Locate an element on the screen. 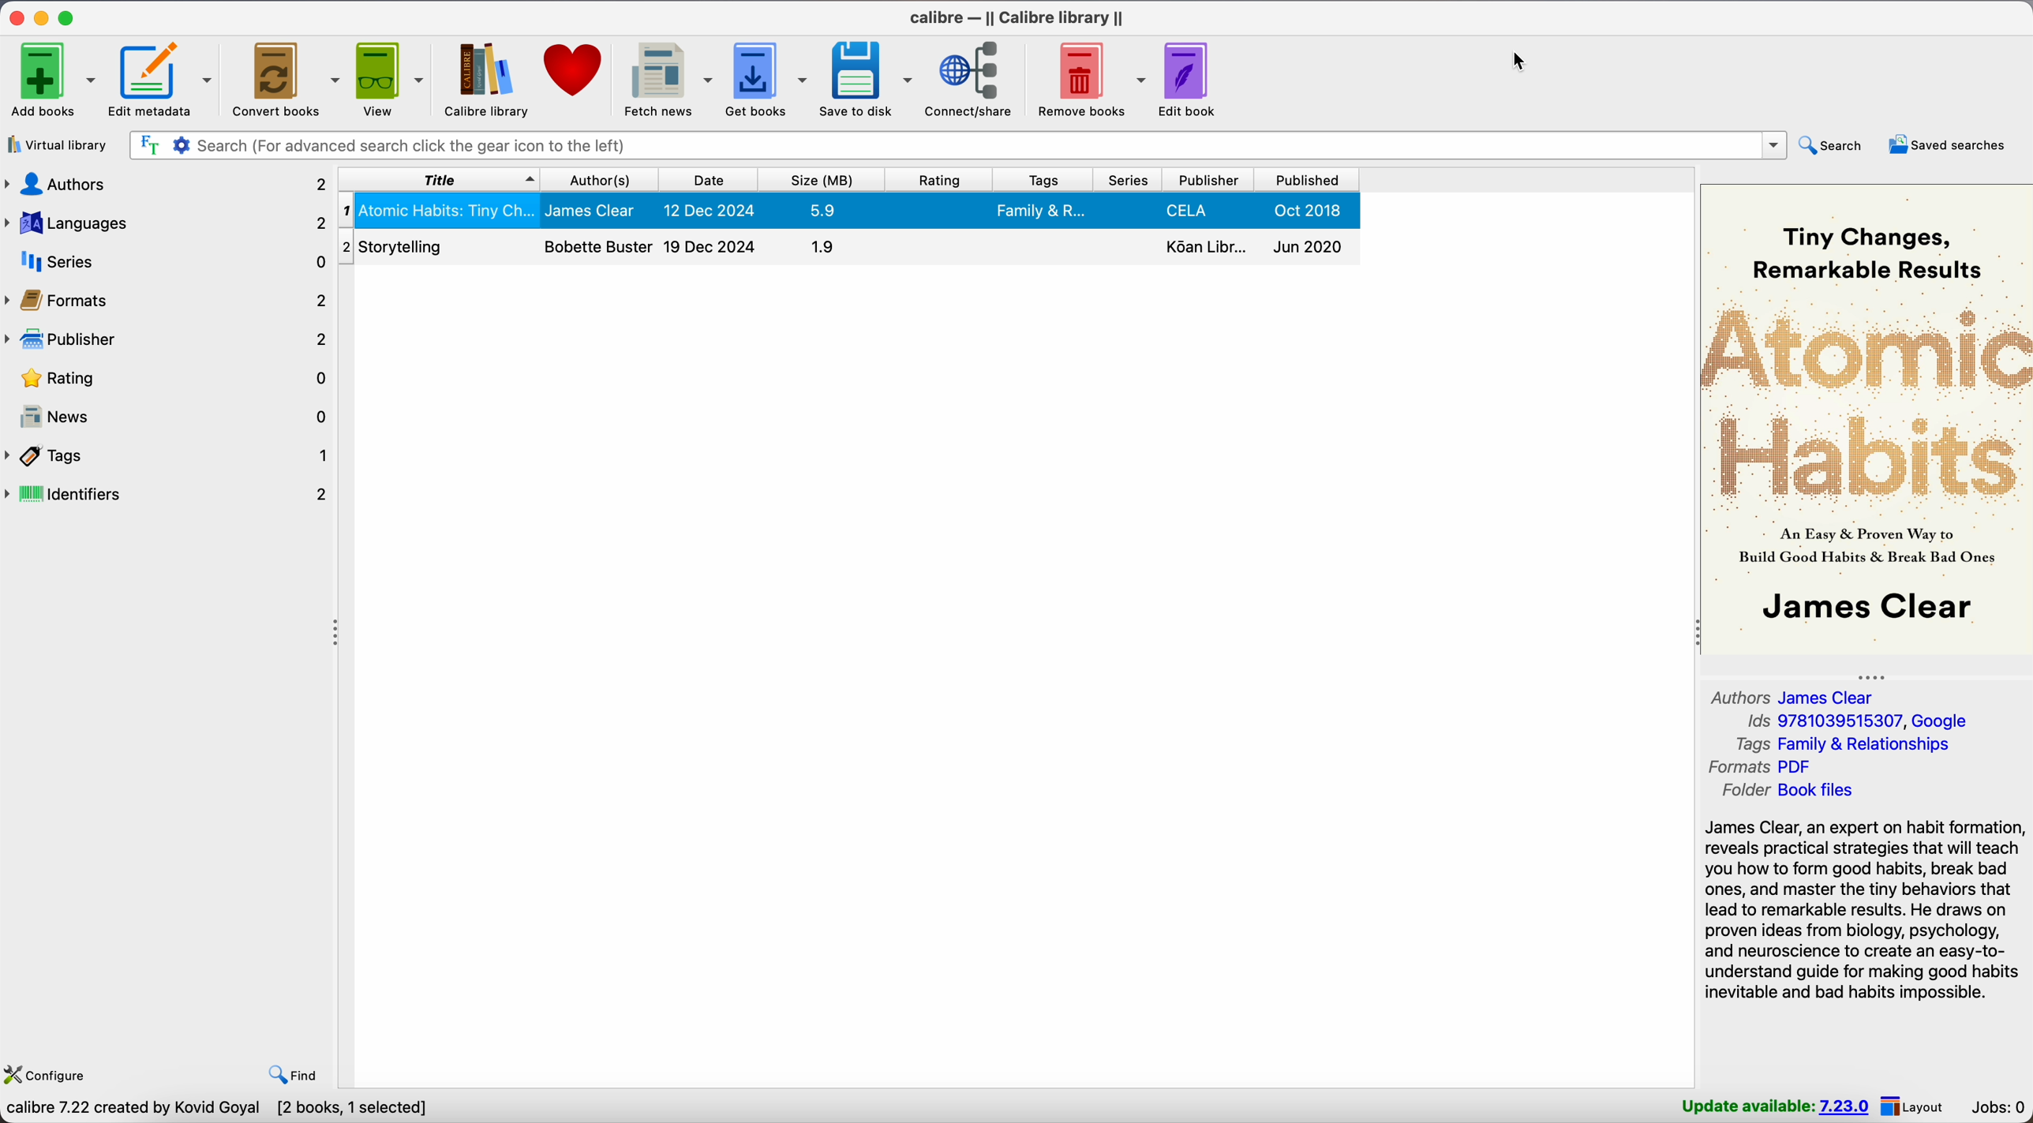  Calibre 7.22 created by Kovid Goyal [2 books] is located at coordinates (175, 1110).